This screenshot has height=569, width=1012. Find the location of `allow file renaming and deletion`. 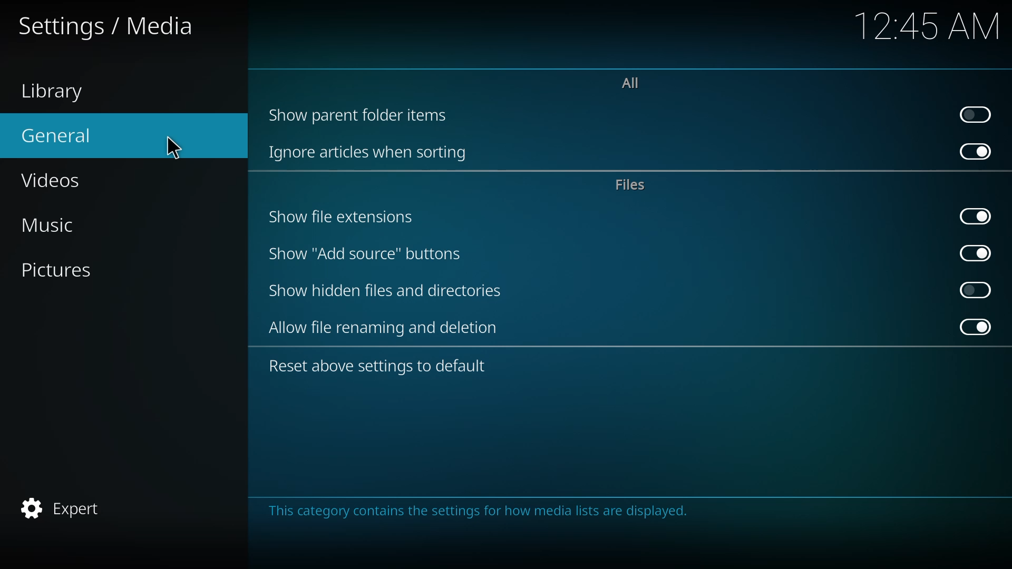

allow file renaming and deletion is located at coordinates (386, 328).